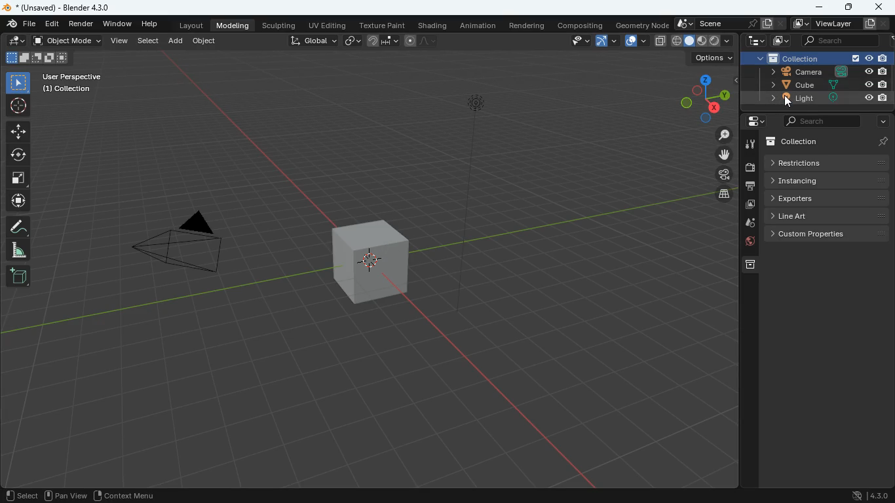 This screenshot has width=895, height=503. Describe the element at coordinates (17, 179) in the screenshot. I see `square` at that location.